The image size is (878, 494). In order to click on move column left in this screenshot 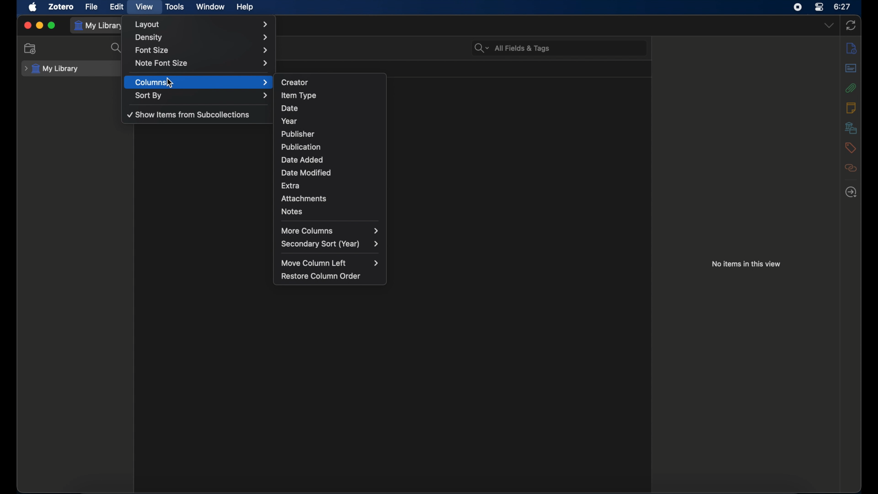, I will do `click(330, 263)`.